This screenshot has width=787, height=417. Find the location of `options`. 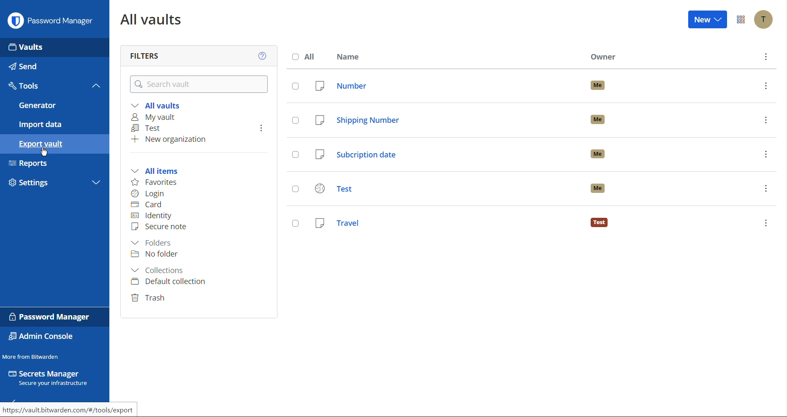

options is located at coordinates (765, 57).